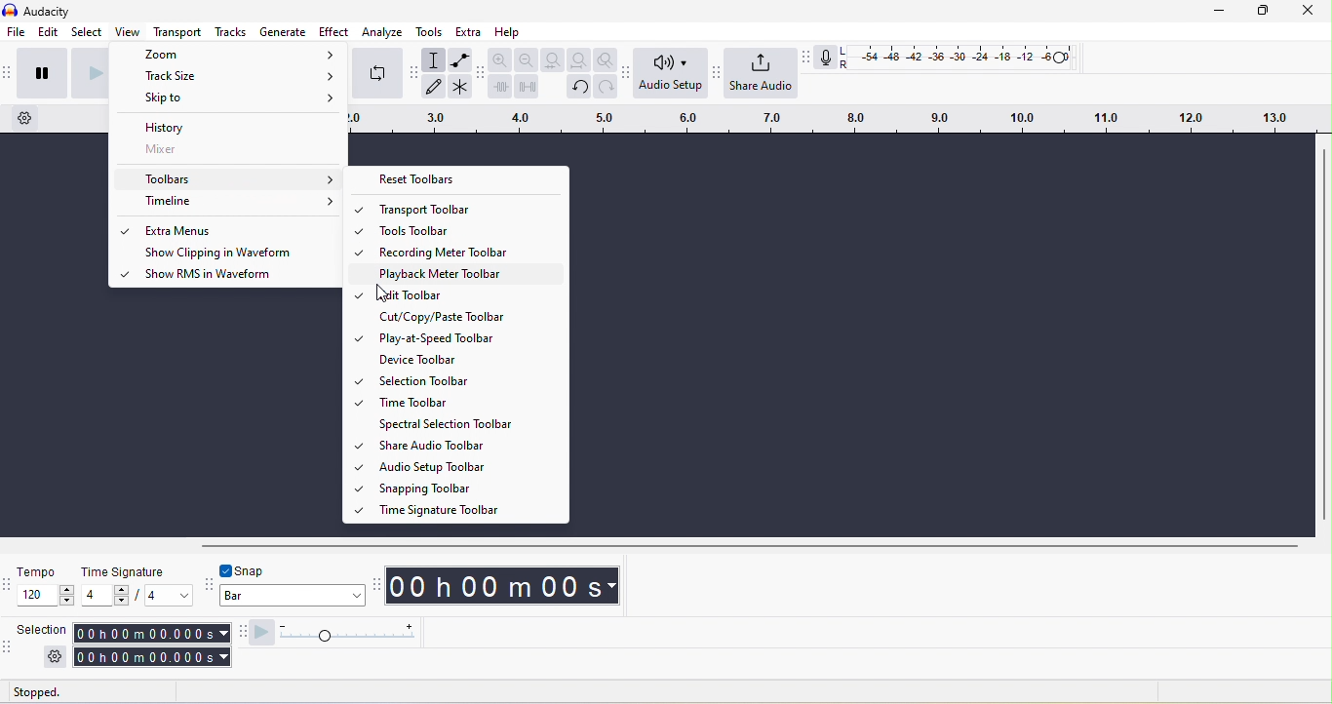  I want to click on audacity logo, so click(10, 10).